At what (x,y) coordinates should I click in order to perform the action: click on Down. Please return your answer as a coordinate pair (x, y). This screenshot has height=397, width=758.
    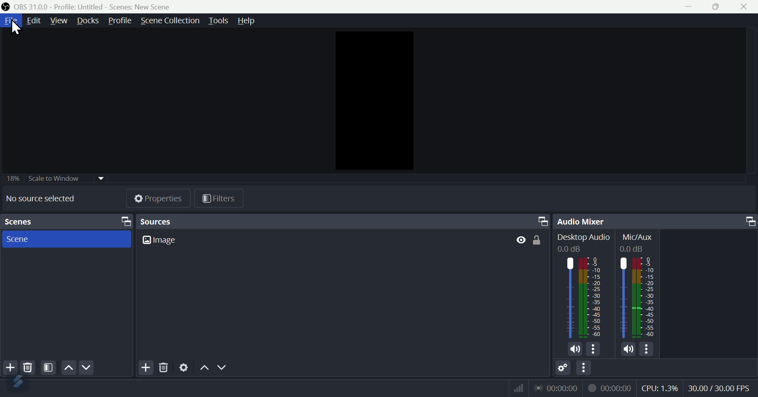
    Looking at the image, I should click on (88, 369).